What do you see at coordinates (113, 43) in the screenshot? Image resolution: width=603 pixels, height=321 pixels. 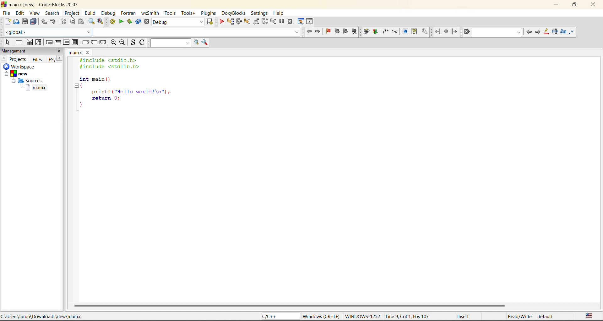 I see `zoom in` at bounding box center [113, 43].